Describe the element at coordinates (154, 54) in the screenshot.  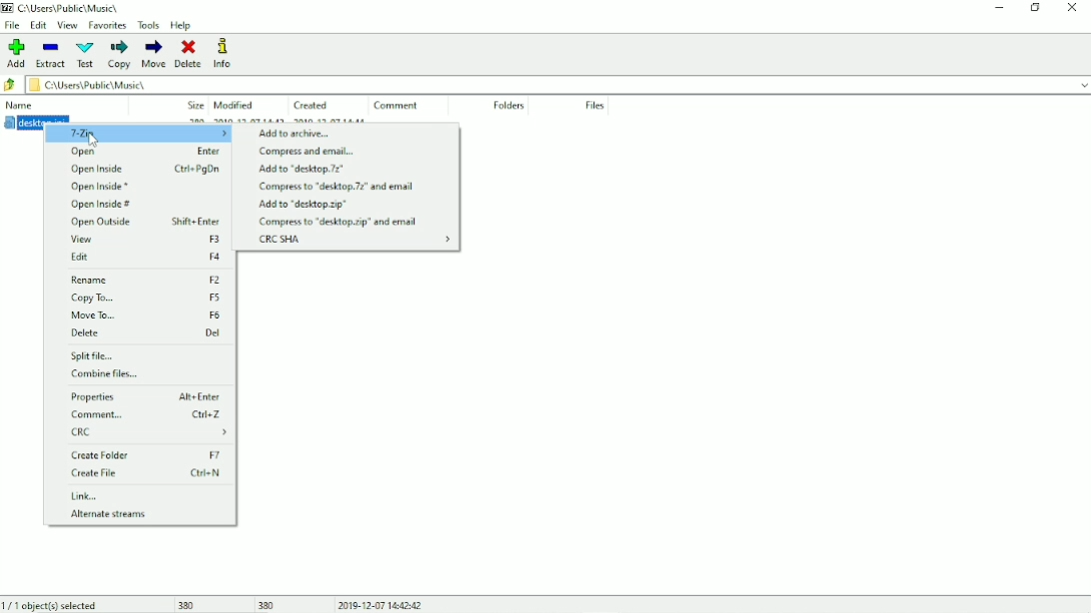
I see `Move` at that location.